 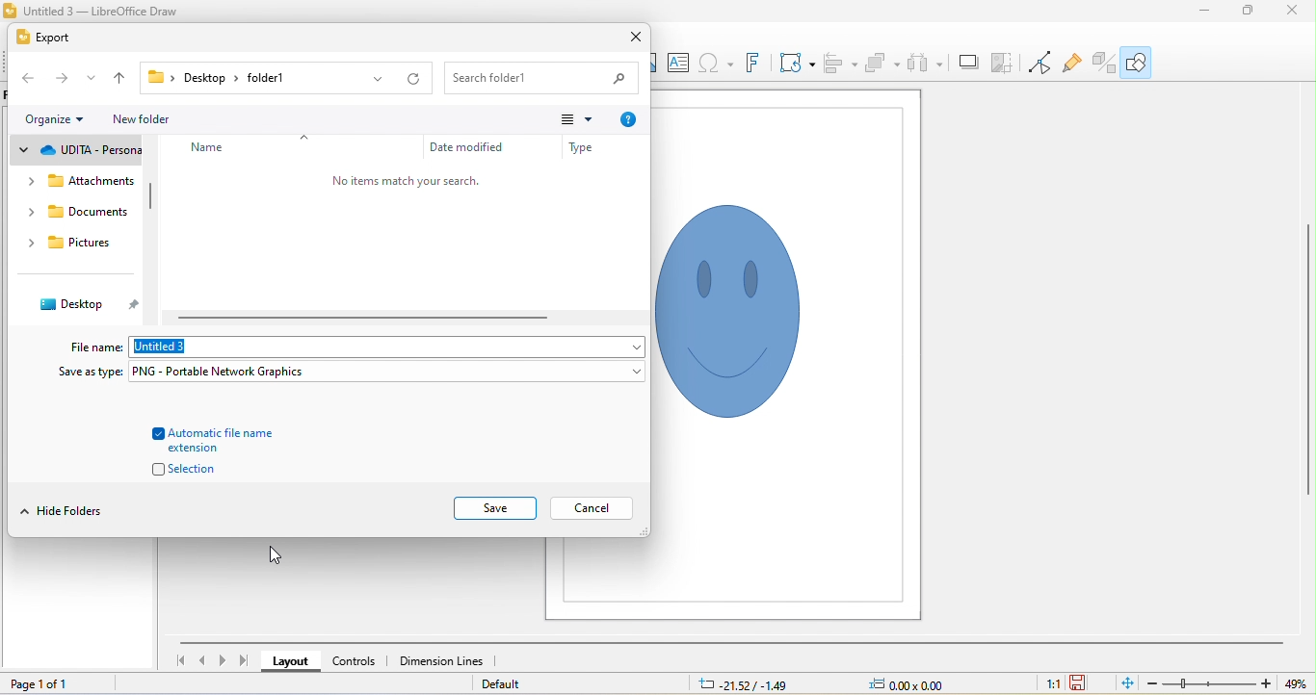 What do you see at coordinates (496, 507) in the screenshot?
I see `save` at bounding box center [496, 507].